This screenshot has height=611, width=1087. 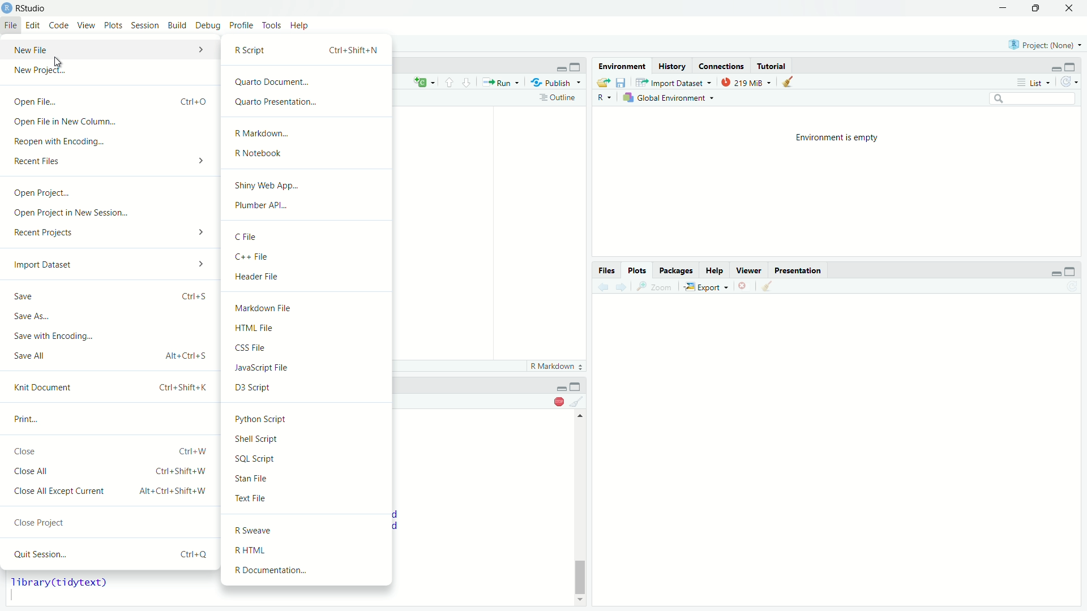 What do you see at coordinates (309, 326) in the screenshot?
I see `HTML File` at bounding box center [309, 326].